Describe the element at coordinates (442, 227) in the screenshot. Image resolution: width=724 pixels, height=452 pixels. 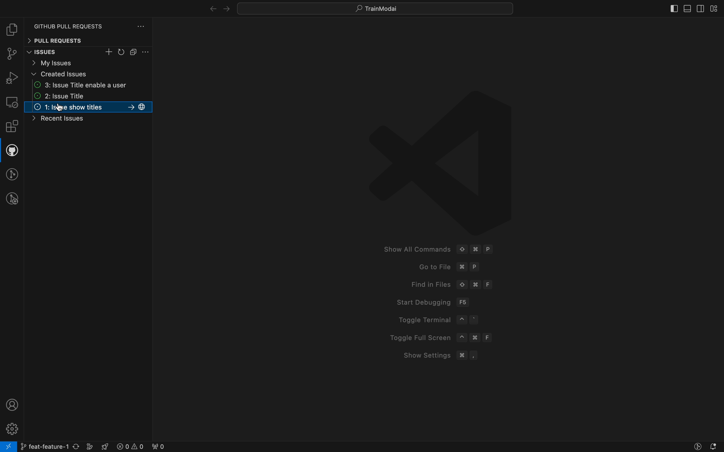
I see `welcome screen` at that location.